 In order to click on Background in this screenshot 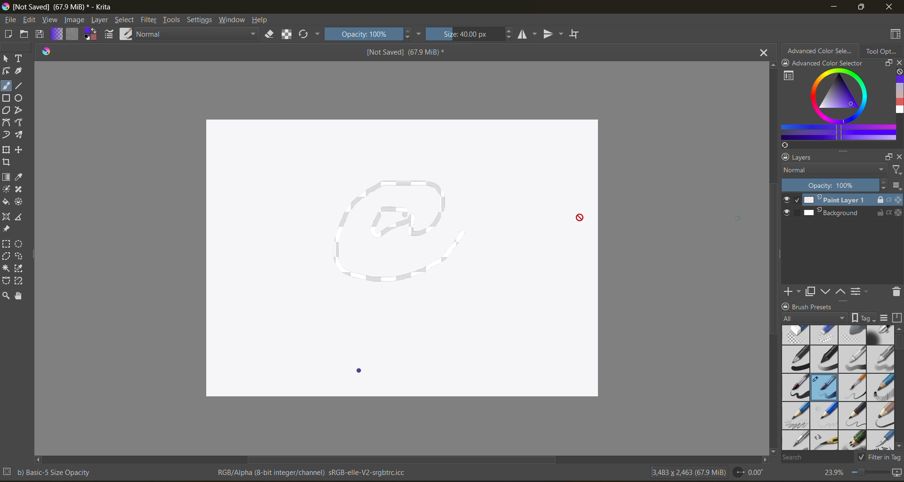, I will do `click(853, 212)`.